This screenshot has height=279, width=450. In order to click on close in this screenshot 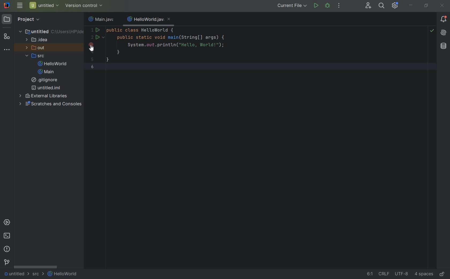, I will do `click(442, 7)`.